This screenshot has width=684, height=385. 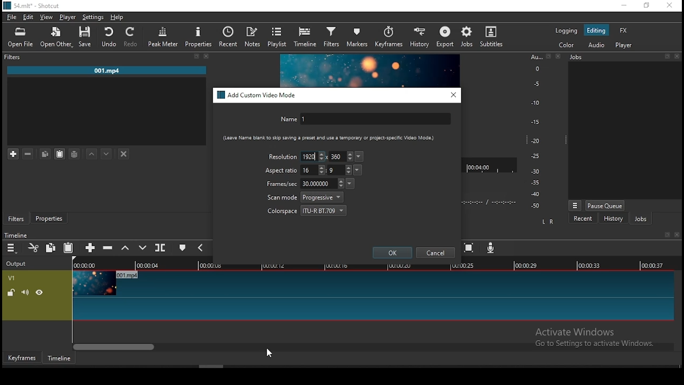 I want to click on scan mode, so click(x=305, y=197).